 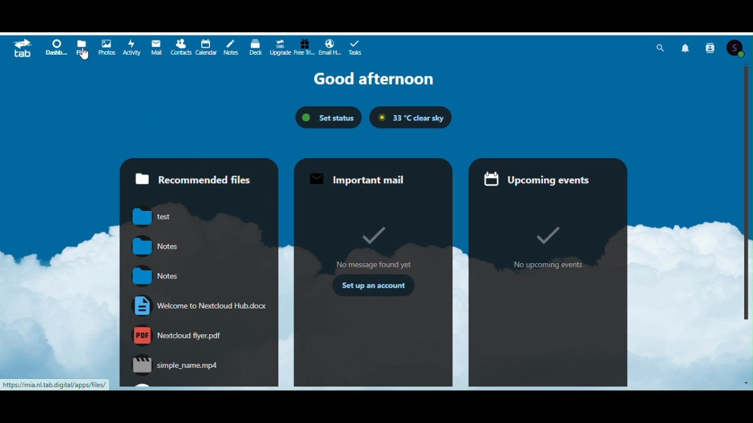 What do you see at coordinates (712, 46) in the screenshot?
I see `Contacts` at bounding box center [712, 46].